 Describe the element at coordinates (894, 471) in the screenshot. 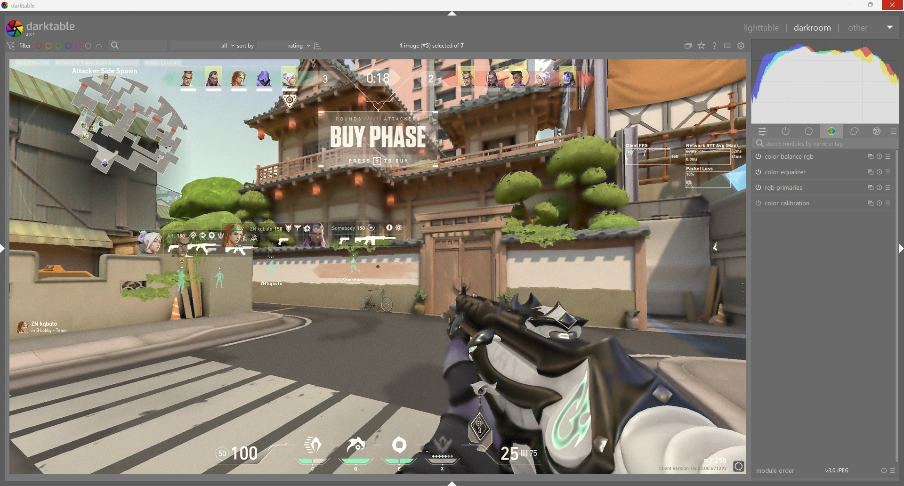

I see `presets` at that location.